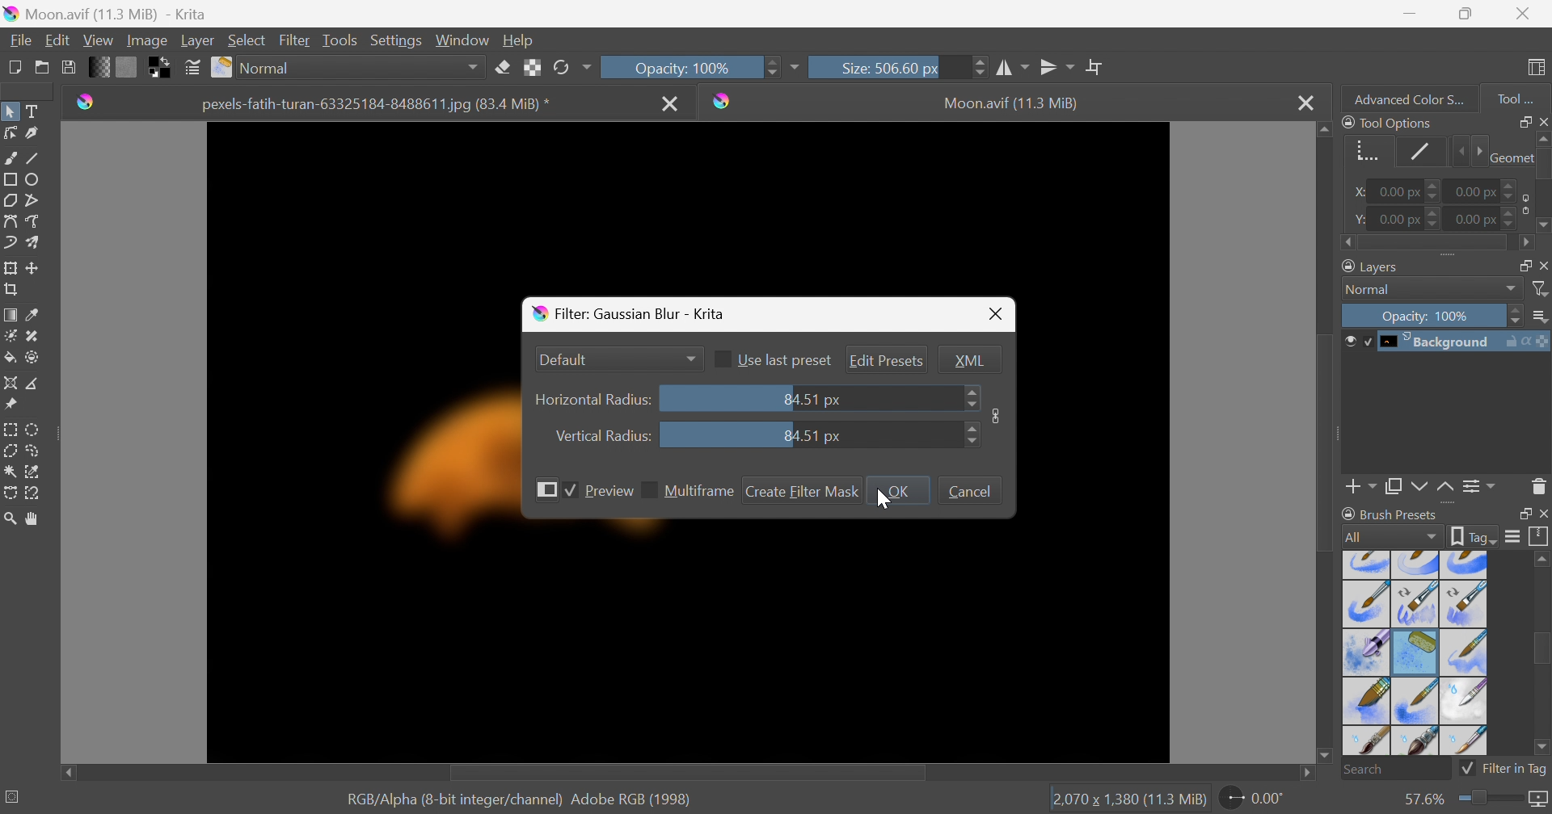 This screenshot has height=814, width=1552. I want to click on Restore down, so click(1519, 121).